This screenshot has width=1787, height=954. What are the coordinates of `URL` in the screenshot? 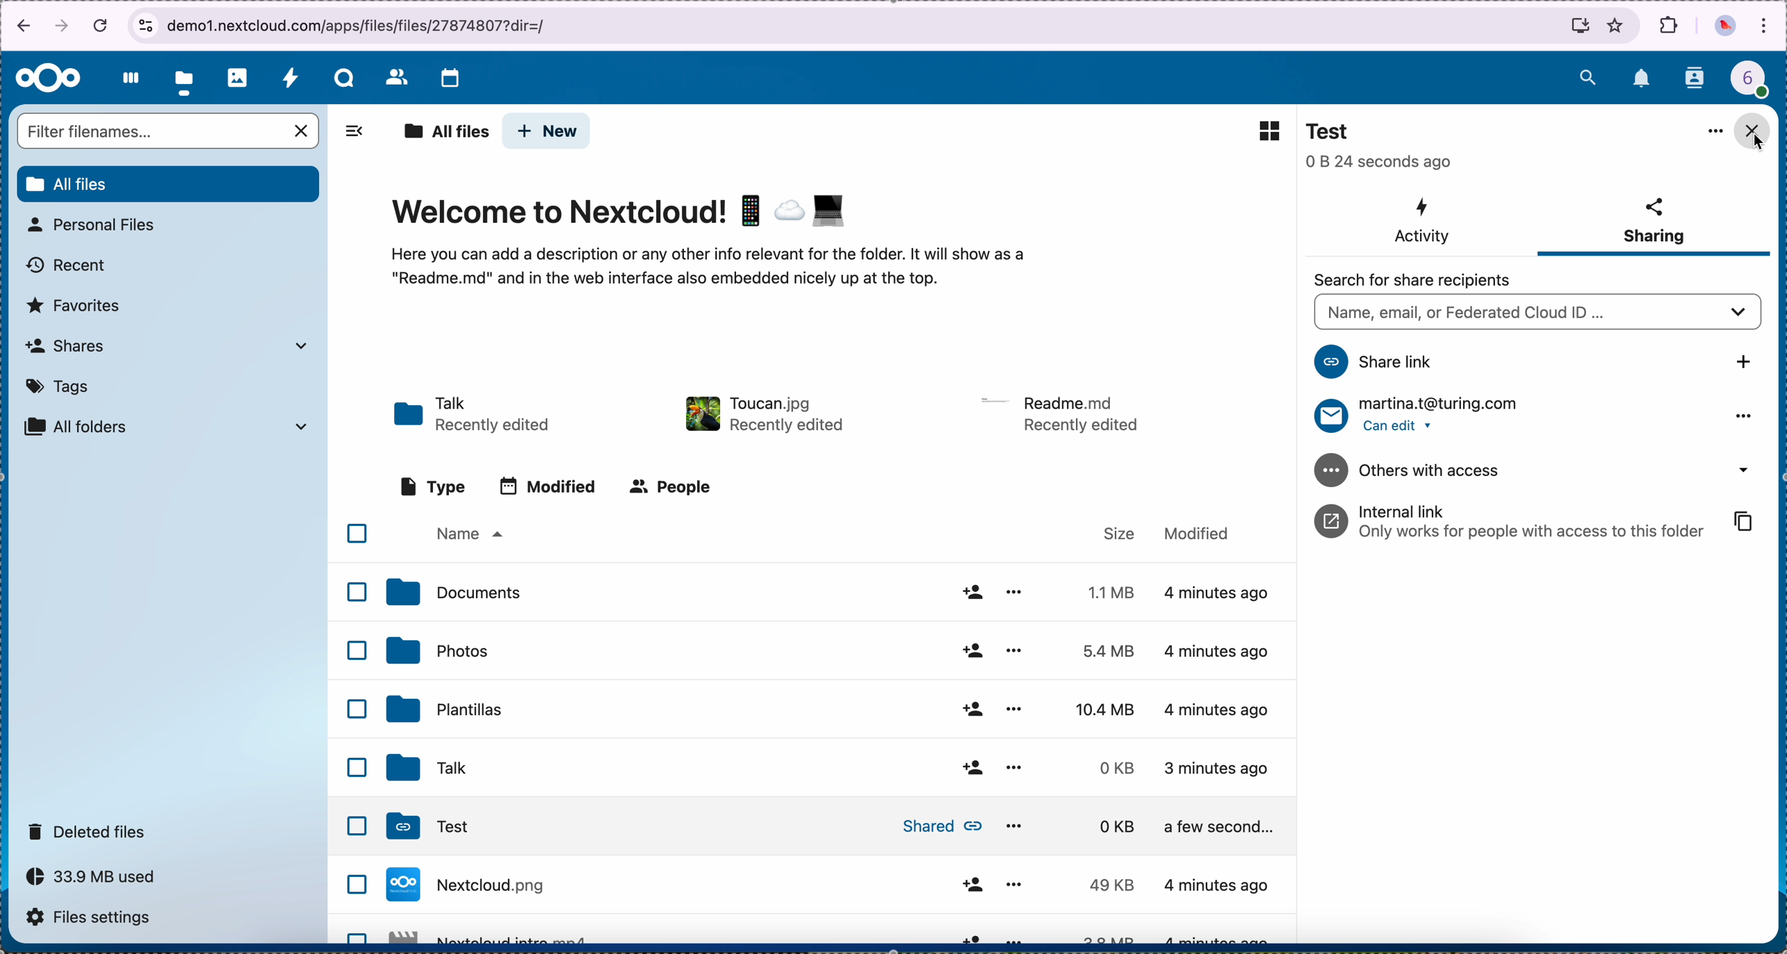 It's located at (366, 24).